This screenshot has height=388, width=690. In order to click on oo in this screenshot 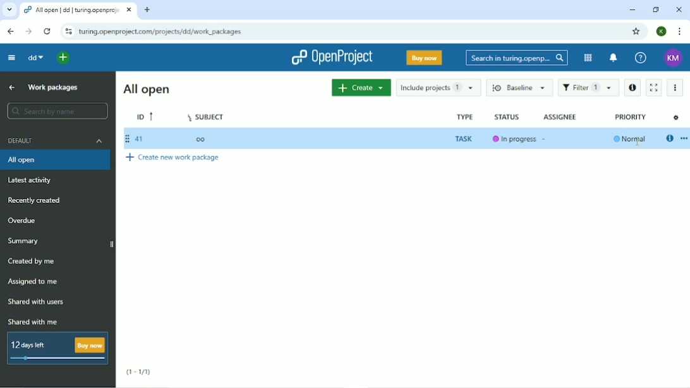, I will do `click(205, 138)`.